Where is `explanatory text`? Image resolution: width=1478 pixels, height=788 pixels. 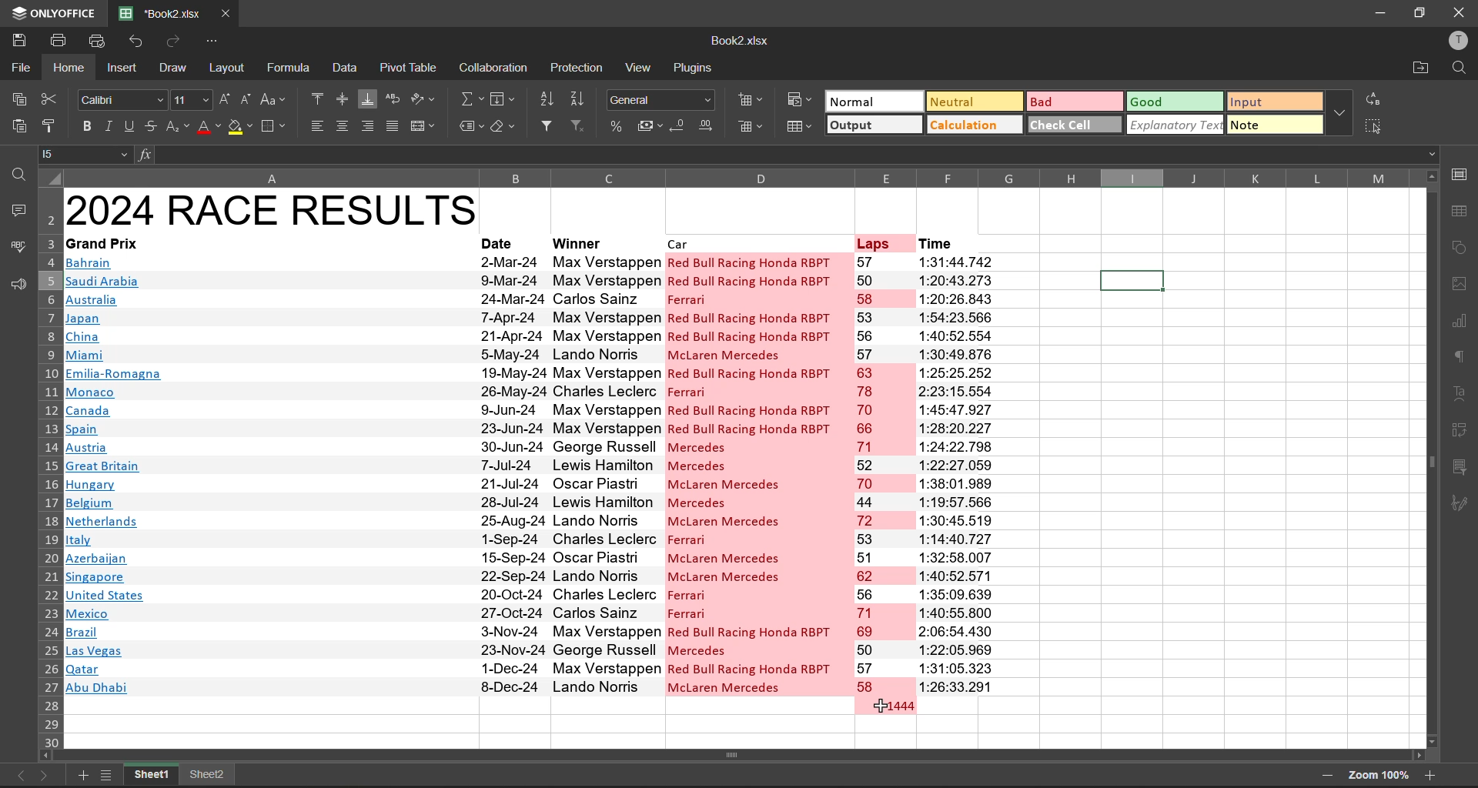 explanatory text is located at coordinates (1175, 125).